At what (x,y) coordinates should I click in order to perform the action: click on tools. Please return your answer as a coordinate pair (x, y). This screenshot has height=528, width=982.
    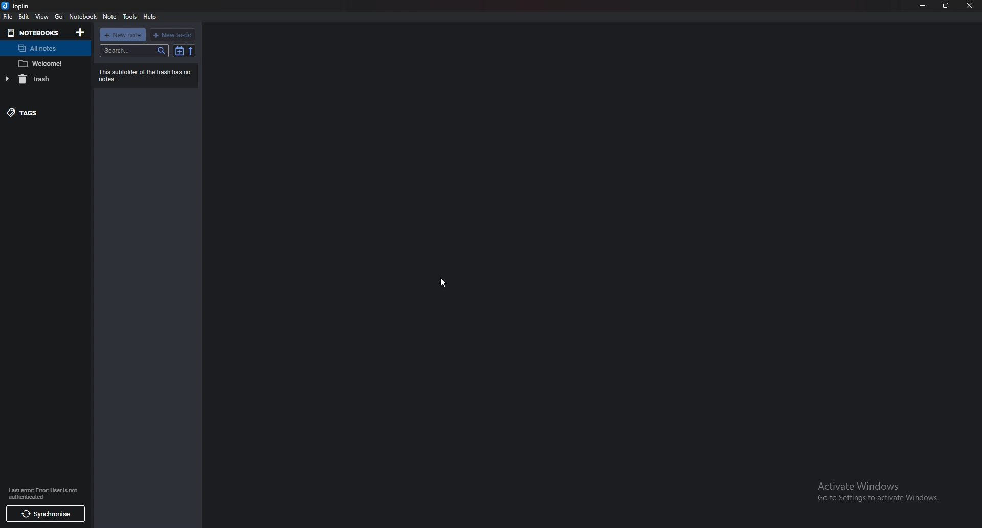
    Looking at the image, I should click on (130, 16).